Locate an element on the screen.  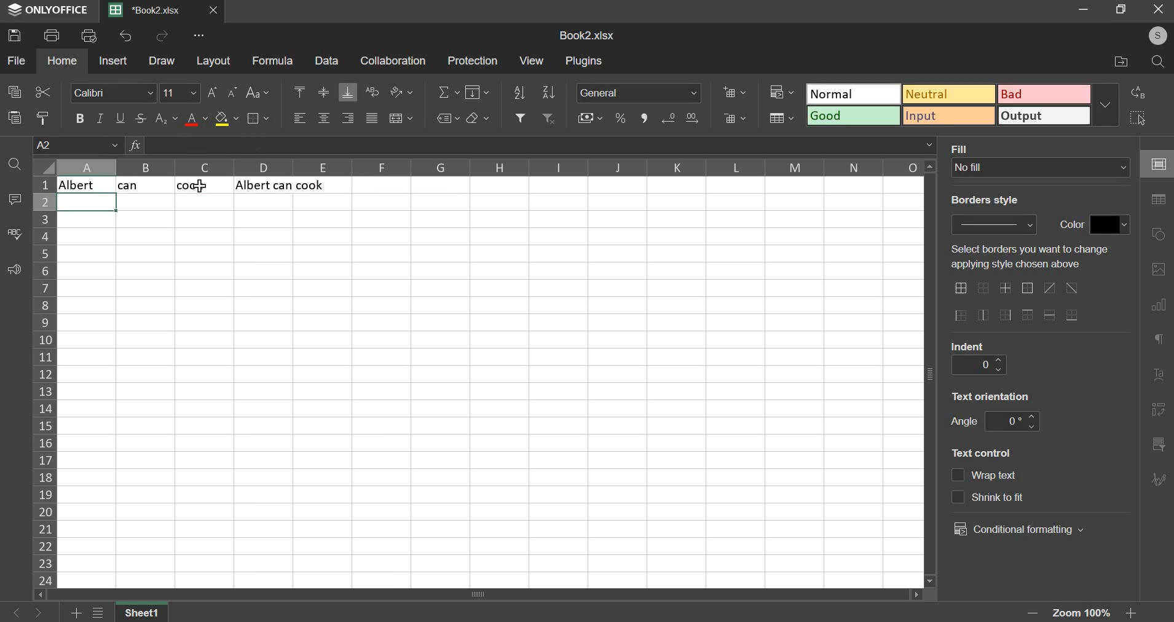
paste is located at coordinates (15, 117).